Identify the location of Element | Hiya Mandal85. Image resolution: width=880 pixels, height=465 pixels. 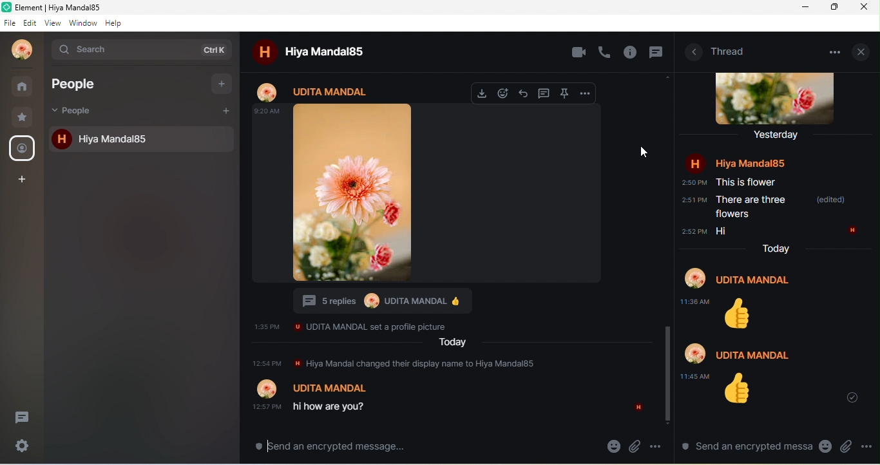
(86, 8).